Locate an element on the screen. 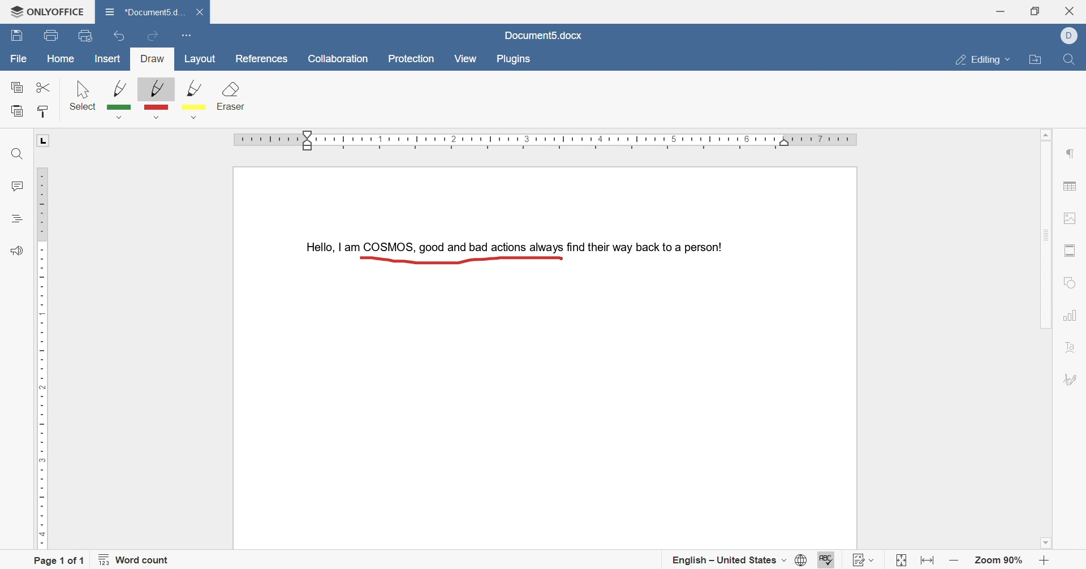 The height and width of the screenshot is (569, 1086). quick print is located at coordinates (87, 35).